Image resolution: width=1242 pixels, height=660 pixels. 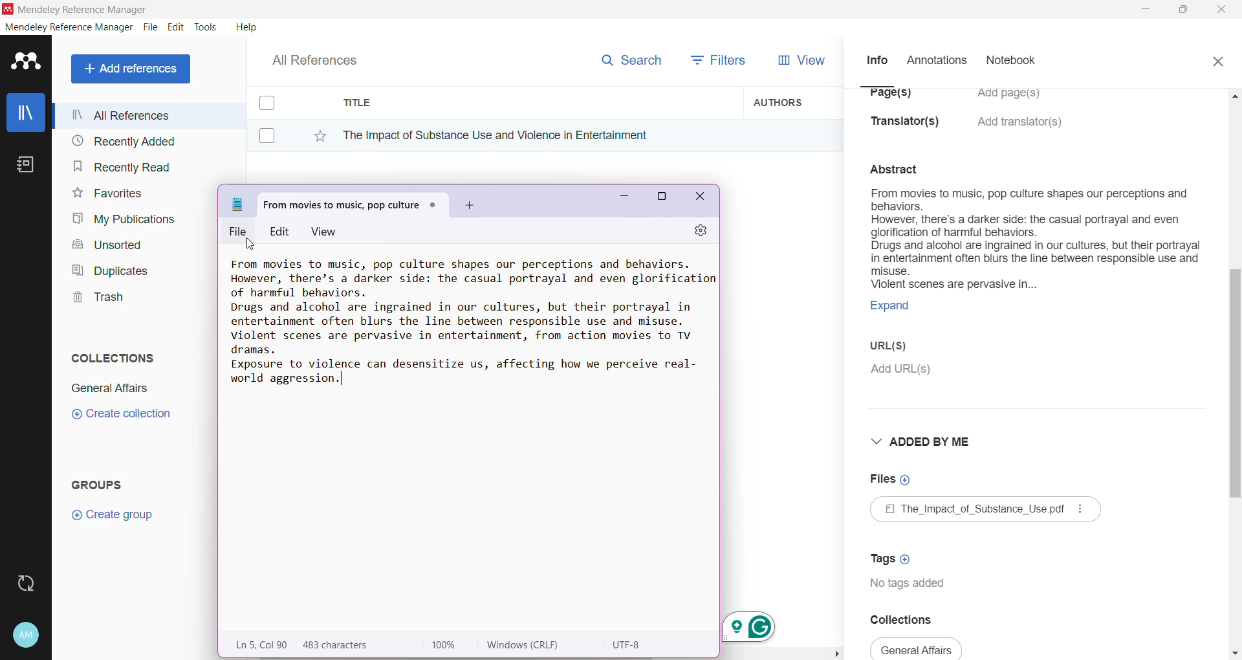 I want to click on Maximize, so click(x=662, y=199).